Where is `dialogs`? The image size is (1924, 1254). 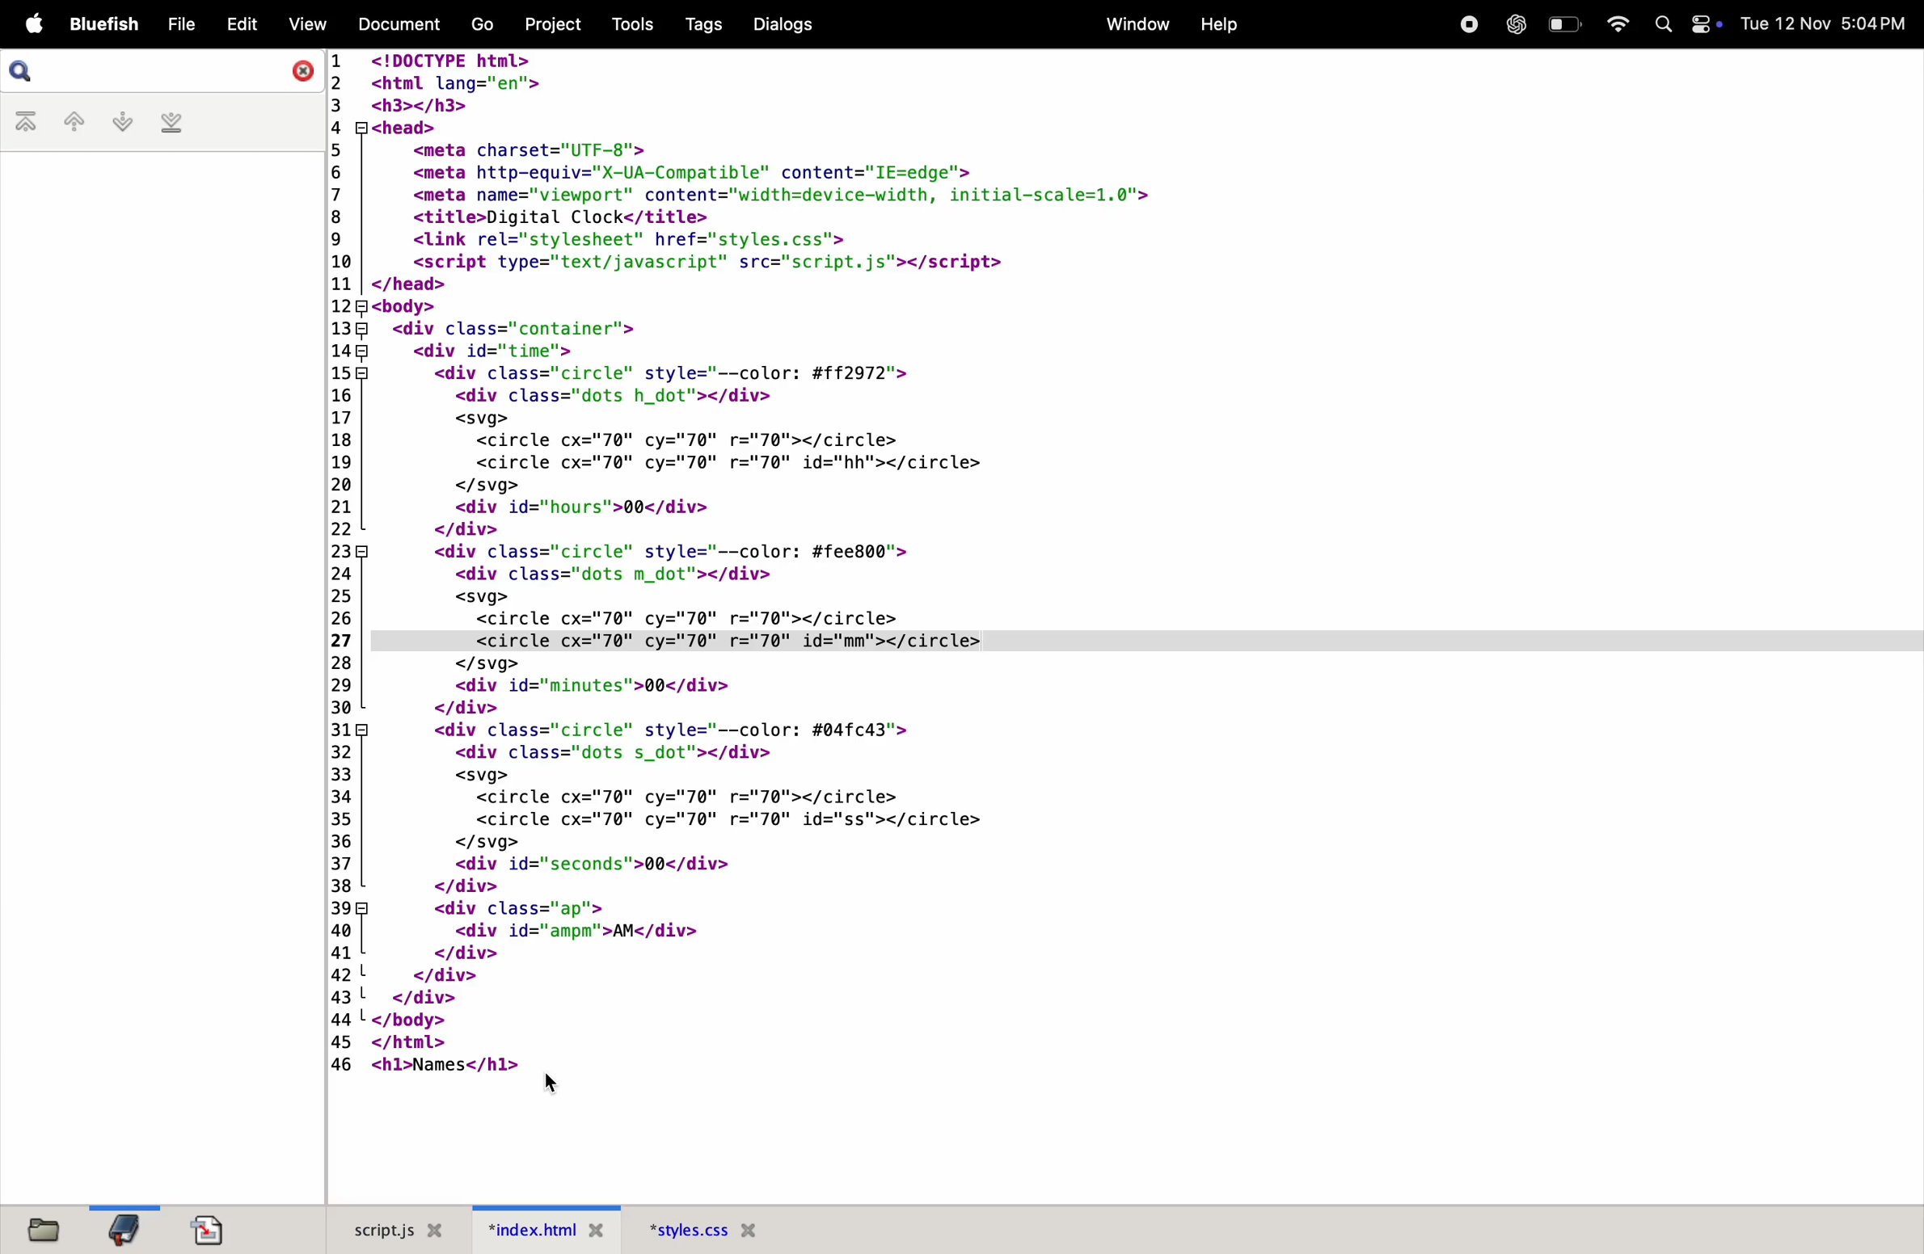 dialogs is located at coordinates (784, 24).